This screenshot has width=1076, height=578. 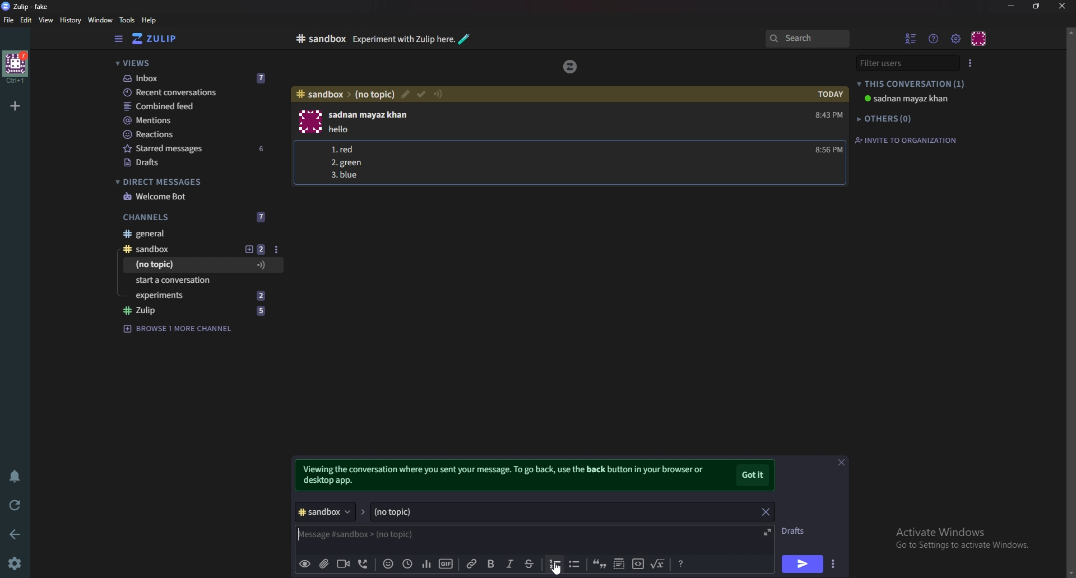 What do you see at coordinates (549, 39) in the screenshot?
I see `Help` at bounding box center [549, 39].